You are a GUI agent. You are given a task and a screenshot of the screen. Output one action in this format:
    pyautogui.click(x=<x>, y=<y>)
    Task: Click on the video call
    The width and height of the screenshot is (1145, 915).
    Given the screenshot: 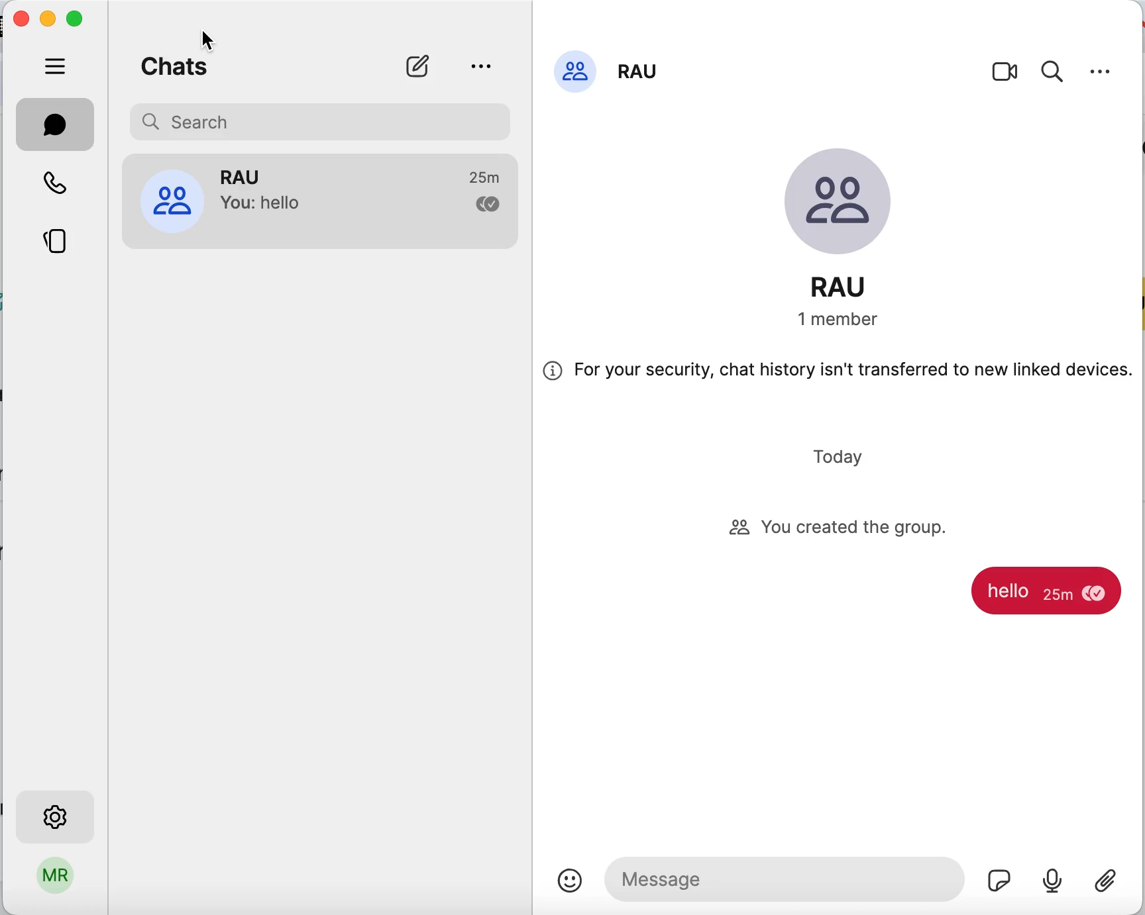 What is the action you would take?
    pyautogui.click(x=1009, y=71)
    